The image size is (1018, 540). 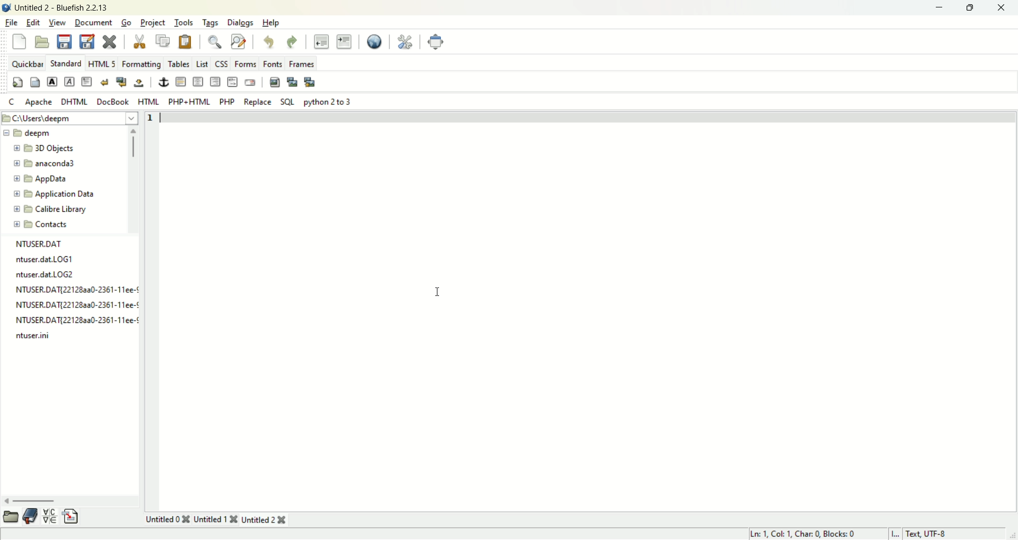 What do you see at coordinates (38, 102) in the screenshot?
I see `APACHE` at bounding box center [38, 102].